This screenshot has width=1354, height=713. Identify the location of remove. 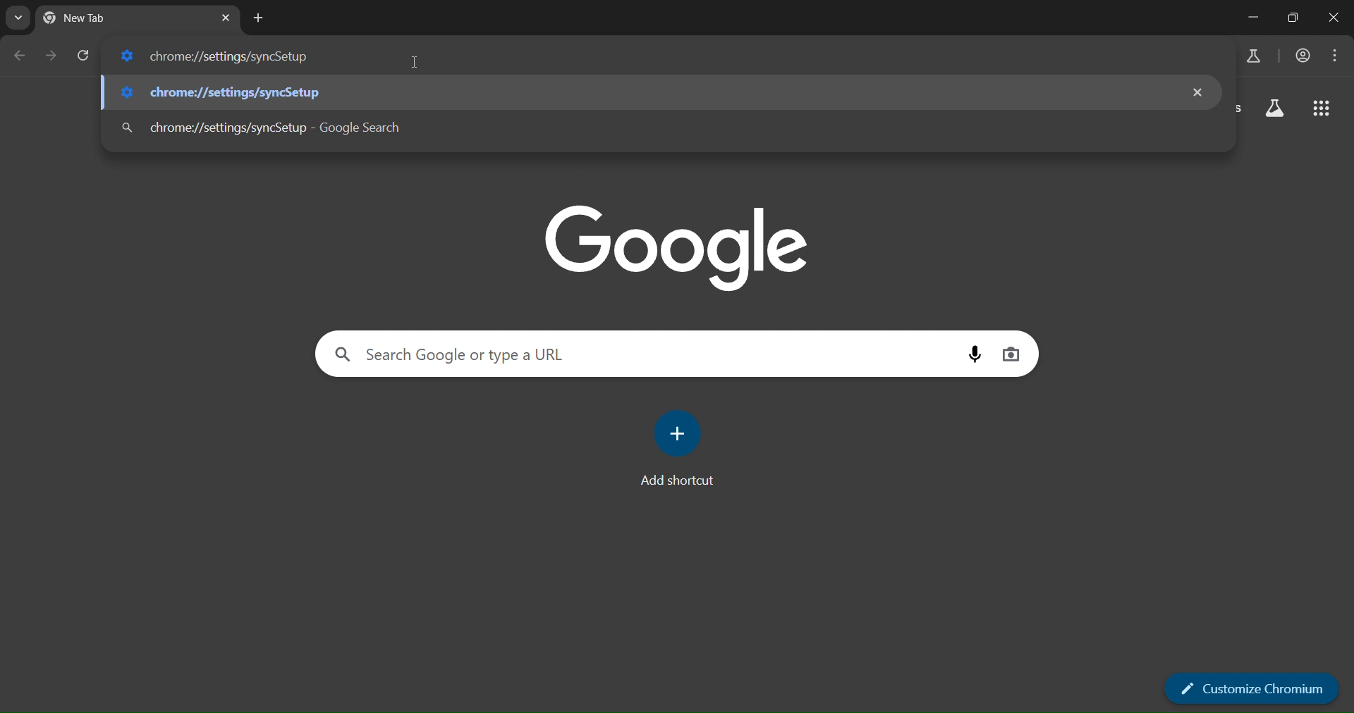
(1199, 92).